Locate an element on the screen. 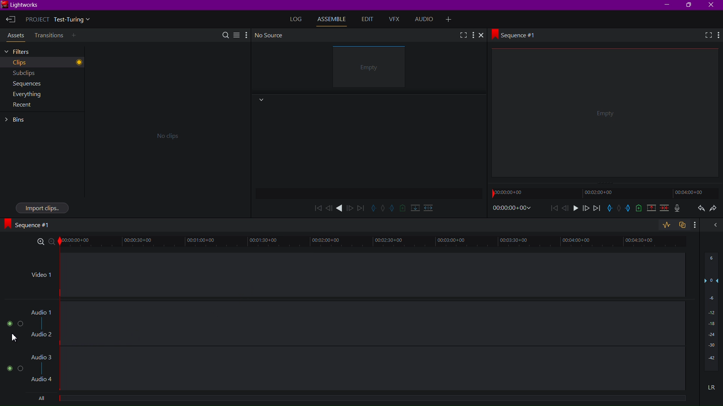 The image size is (723, 406). Time frames is located at coordinates (600, 193).